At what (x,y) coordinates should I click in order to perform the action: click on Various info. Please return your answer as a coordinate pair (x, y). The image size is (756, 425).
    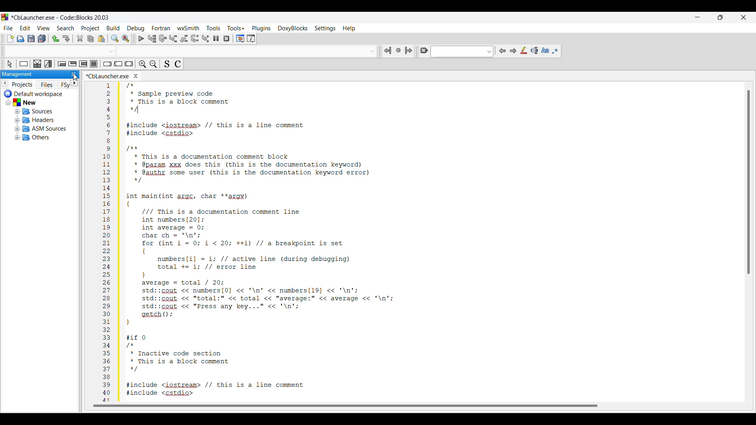
    Looking at the image, I should click on (251, 38).